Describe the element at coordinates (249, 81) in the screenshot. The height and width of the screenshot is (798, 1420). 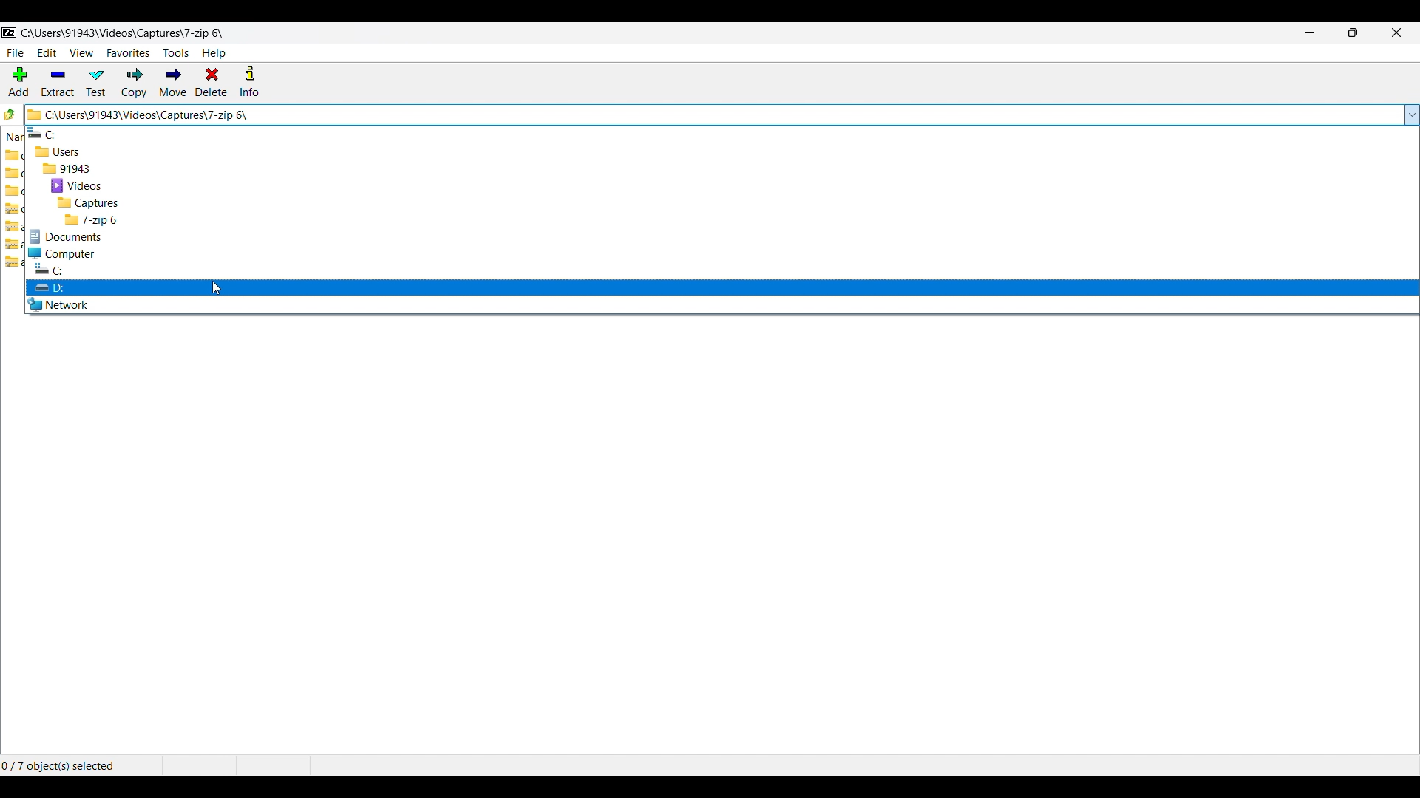
I see `Info` at that location.